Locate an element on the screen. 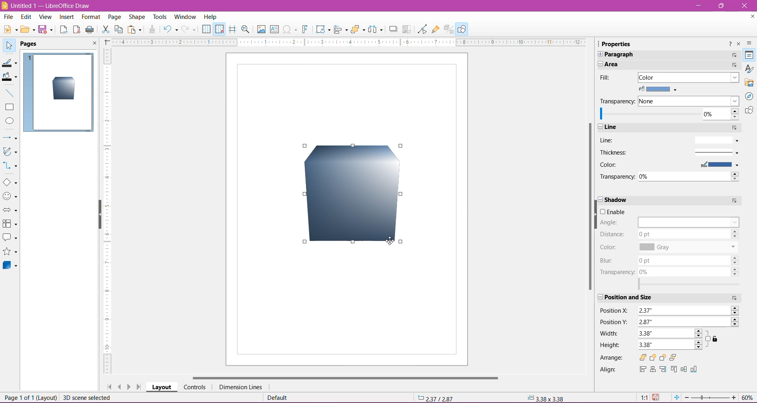 The height and width of the screenshot is (403, 757). Save is located at coordinates (46, 30).